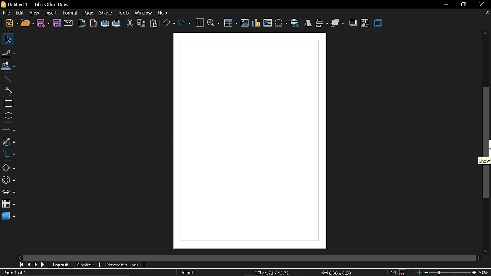  Describe the element at coordinates (379, 23) in the screenshot. I see `3d effects` at that location.